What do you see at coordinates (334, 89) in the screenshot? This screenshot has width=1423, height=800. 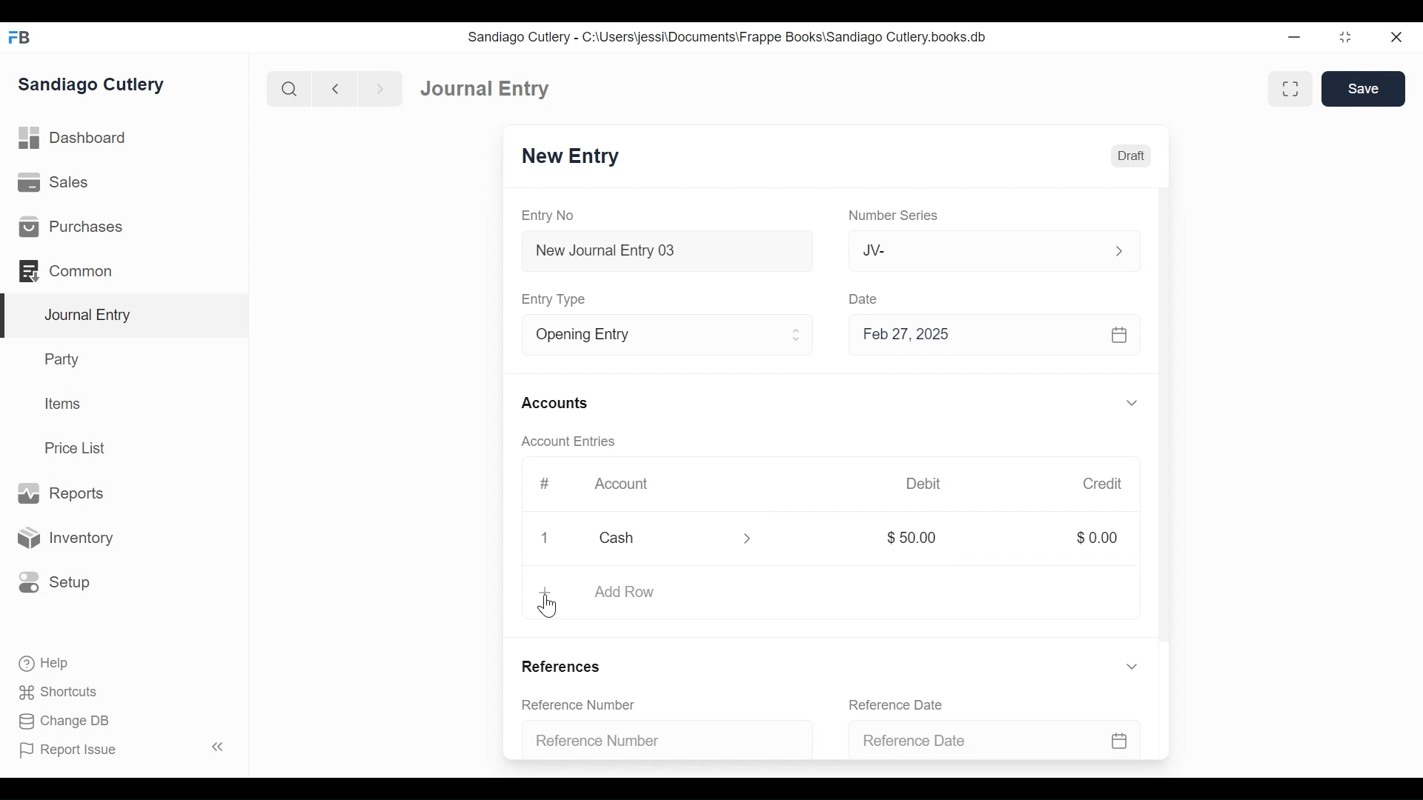 I see `Navigate back` at bounding box center [334, 89].